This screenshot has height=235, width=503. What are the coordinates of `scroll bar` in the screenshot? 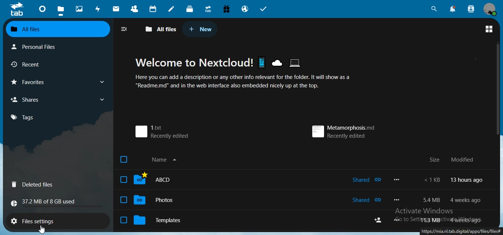 It's located at (497, 87).